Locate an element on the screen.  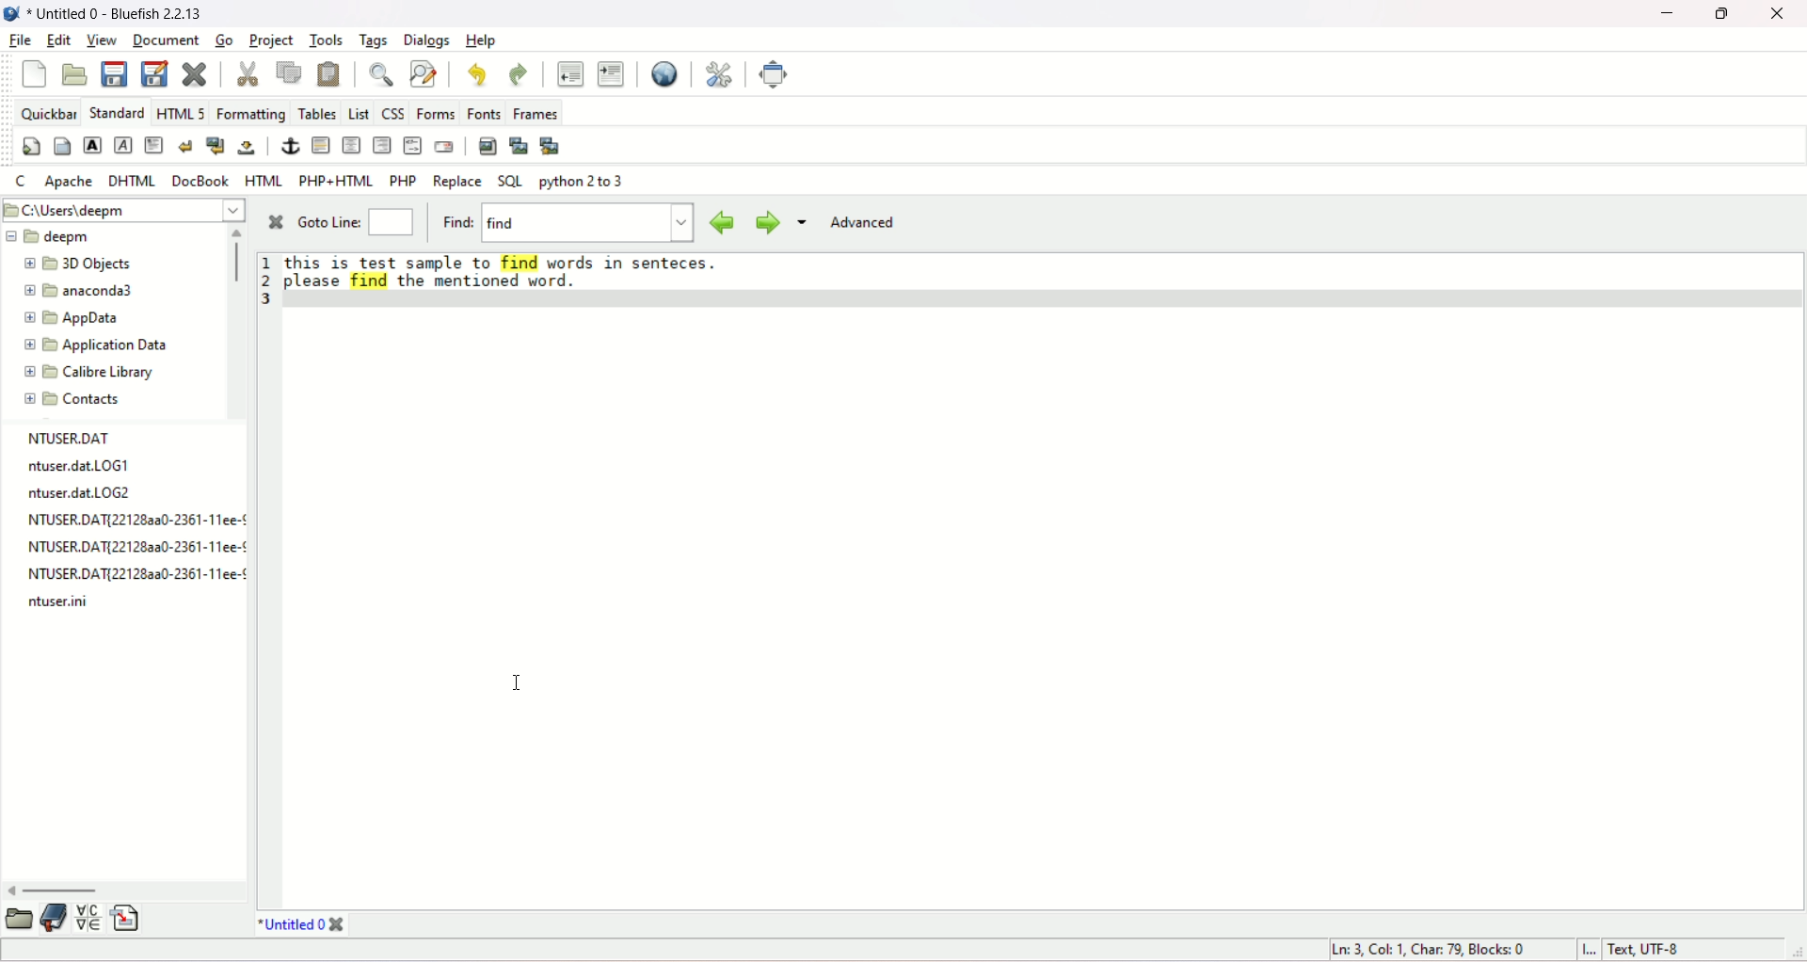
advanced is located at coordinates (868, 227).